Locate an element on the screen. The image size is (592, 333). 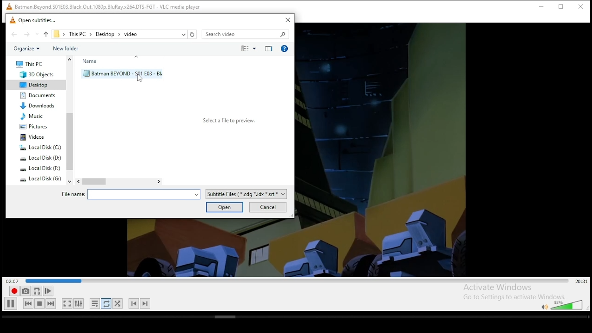
restore is located at coordinates (562, 7).